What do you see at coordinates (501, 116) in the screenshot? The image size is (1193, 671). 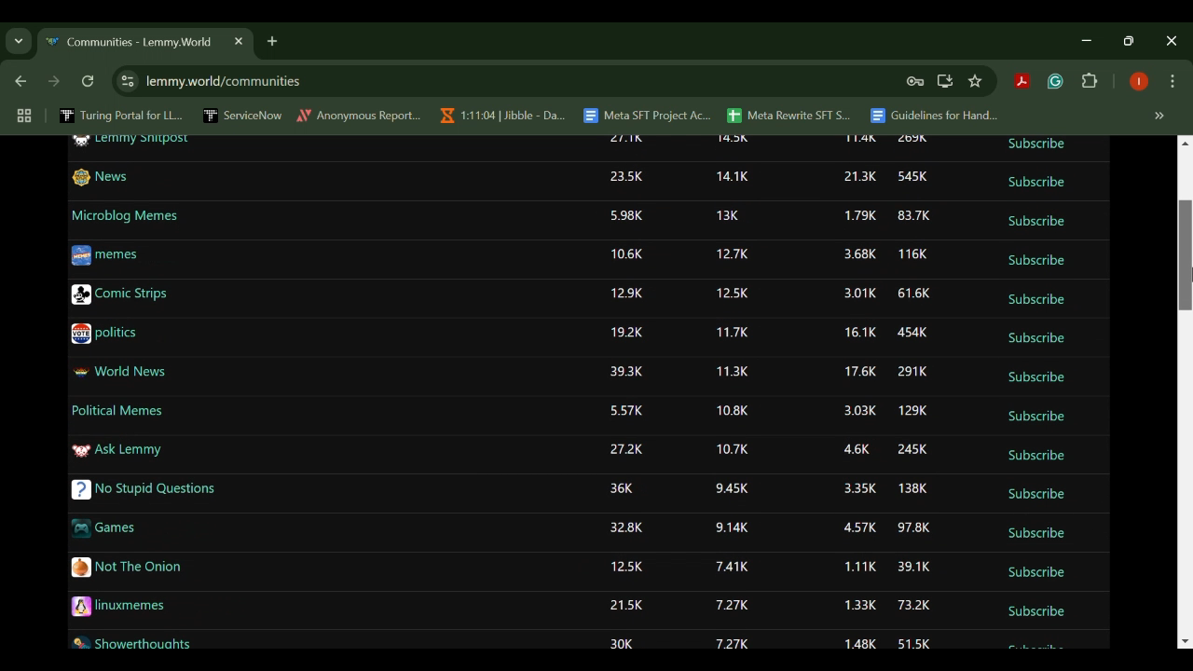 I see `1:11:04 | Jibble - Da...` at bounding box center [501, 116].